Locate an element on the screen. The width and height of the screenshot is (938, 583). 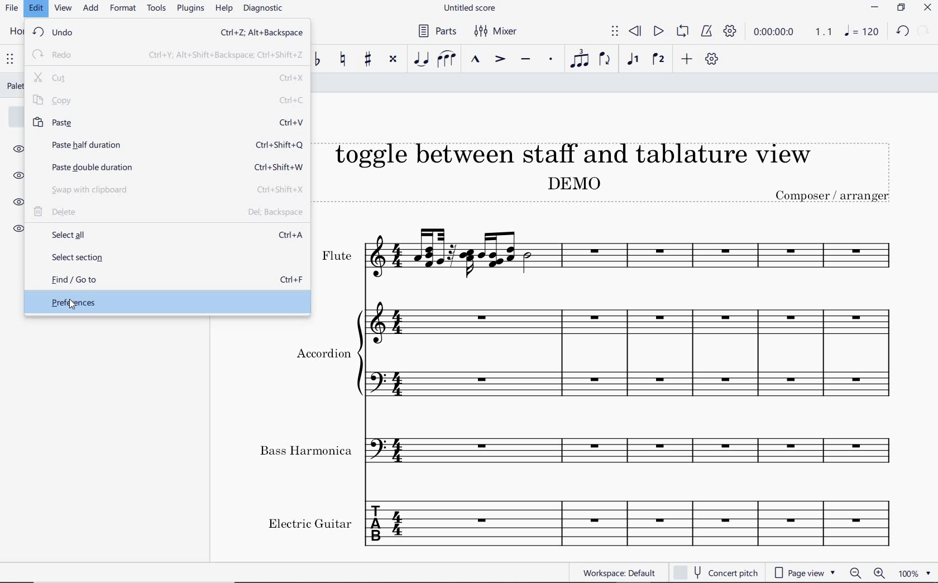
delete is located at coordinates (168, 213).